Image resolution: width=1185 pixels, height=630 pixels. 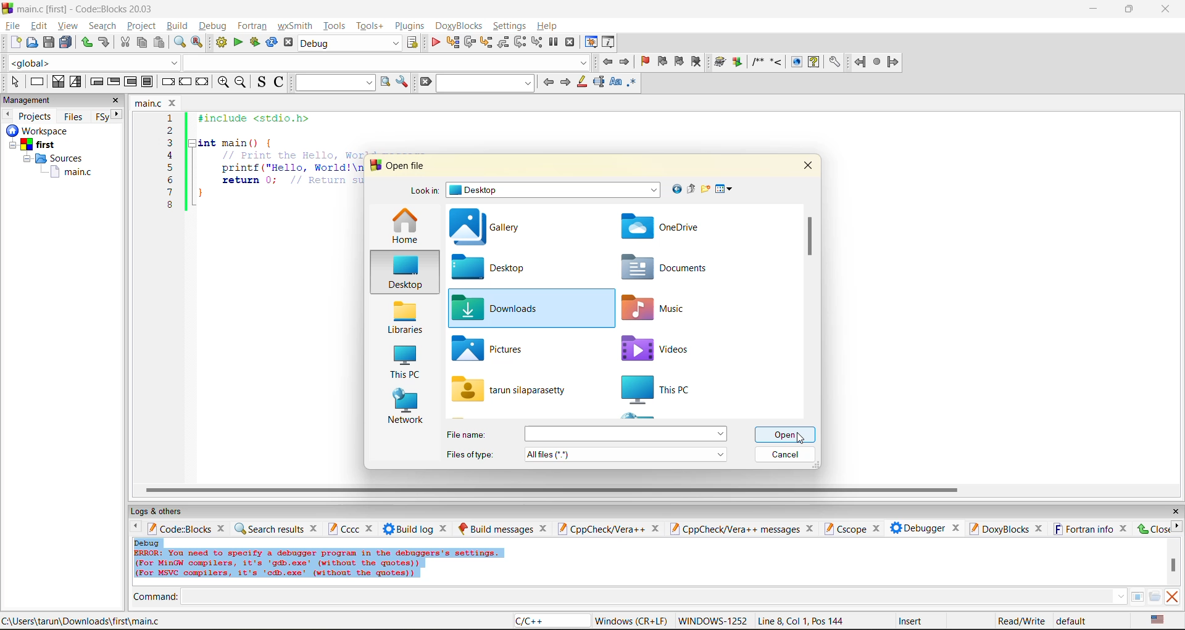 What do you see at coordinates (548, 82) in the screenshot?
I see `previous` at bounding box center [548, 82].